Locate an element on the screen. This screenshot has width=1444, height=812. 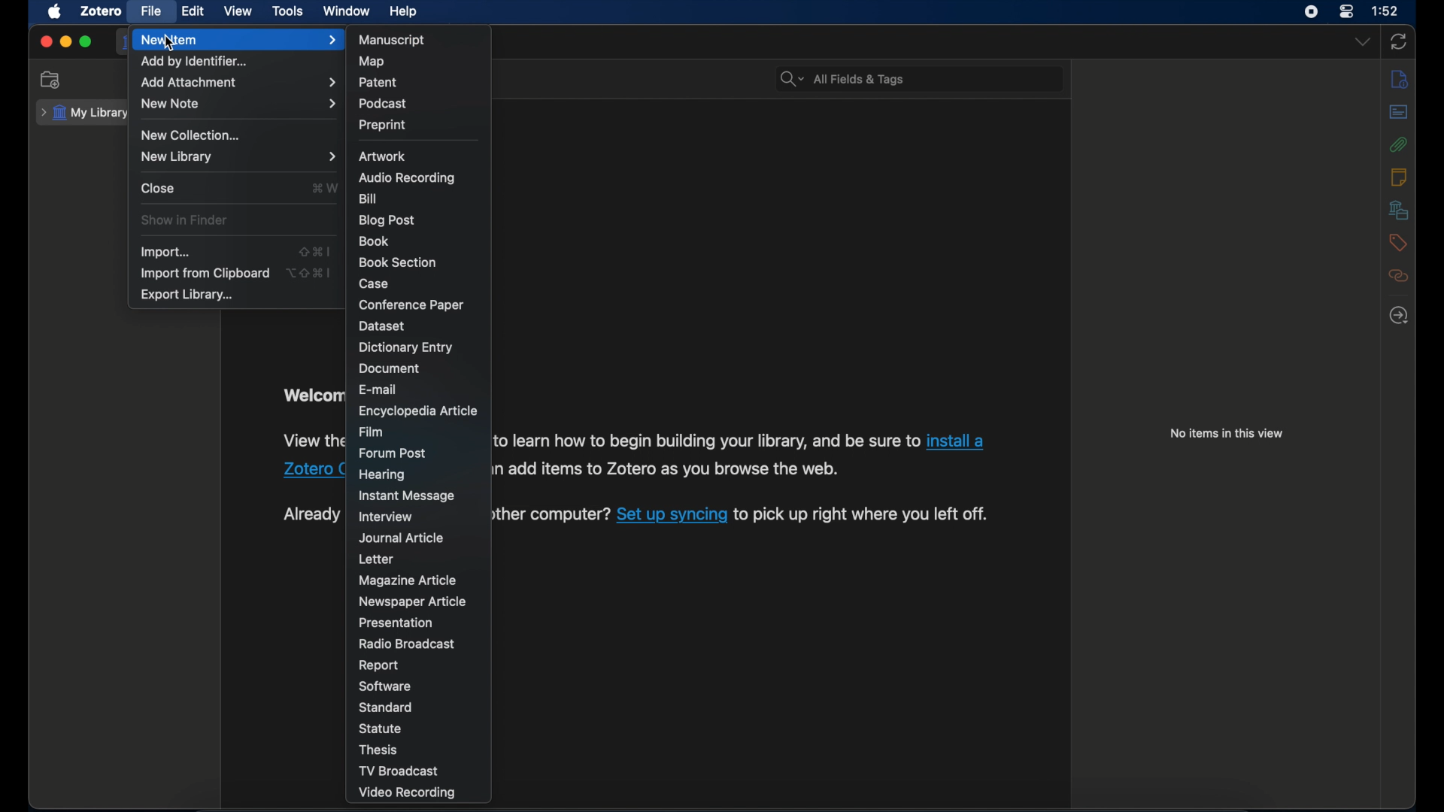
to pick up right where you left off. is located at coordinates (861, 514).